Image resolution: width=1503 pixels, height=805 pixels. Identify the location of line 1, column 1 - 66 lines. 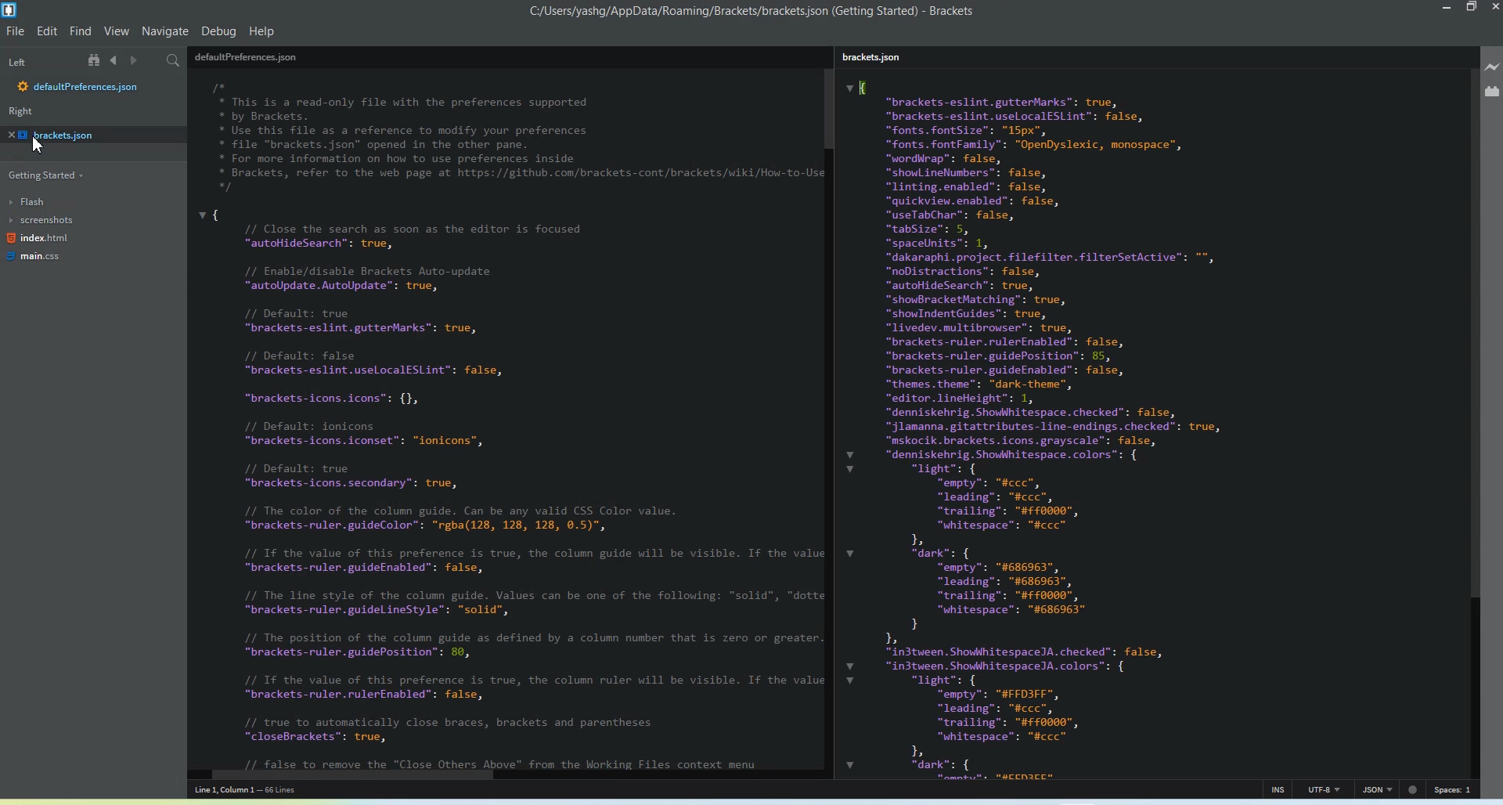
(264, 791).